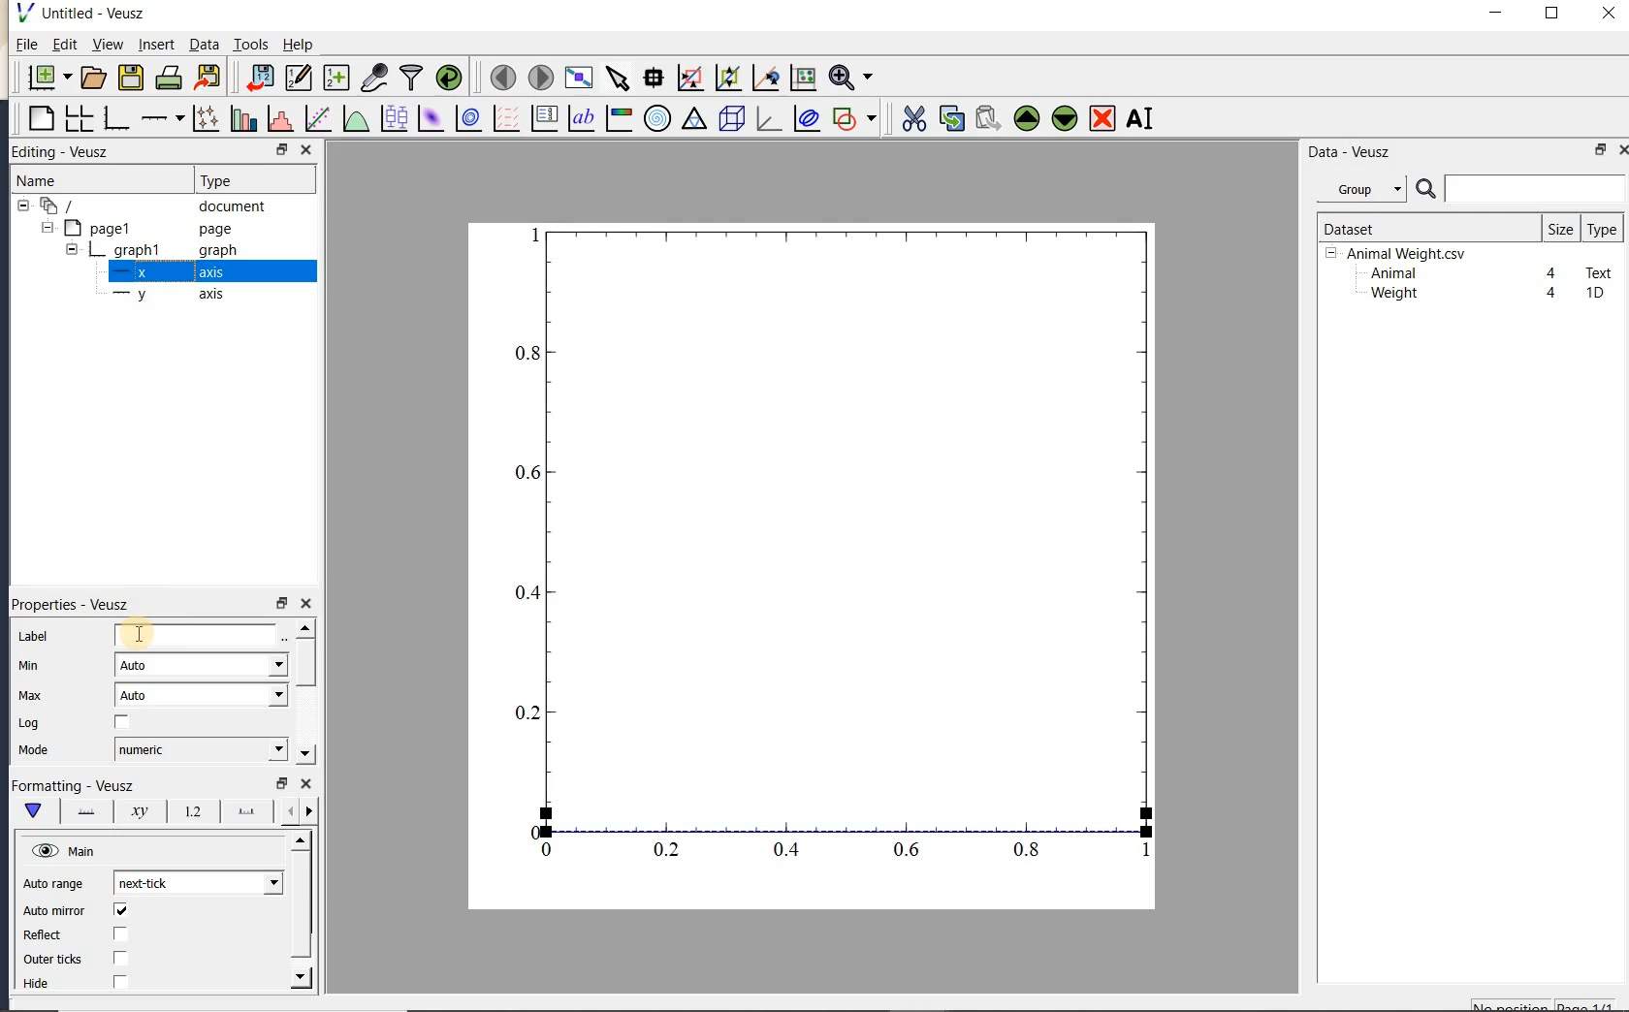 The height and width of the screenshot is (1012, 1629). Describe the element at coordinates (317, 118) in the screenshot. I see `fit a function to data` at that location.